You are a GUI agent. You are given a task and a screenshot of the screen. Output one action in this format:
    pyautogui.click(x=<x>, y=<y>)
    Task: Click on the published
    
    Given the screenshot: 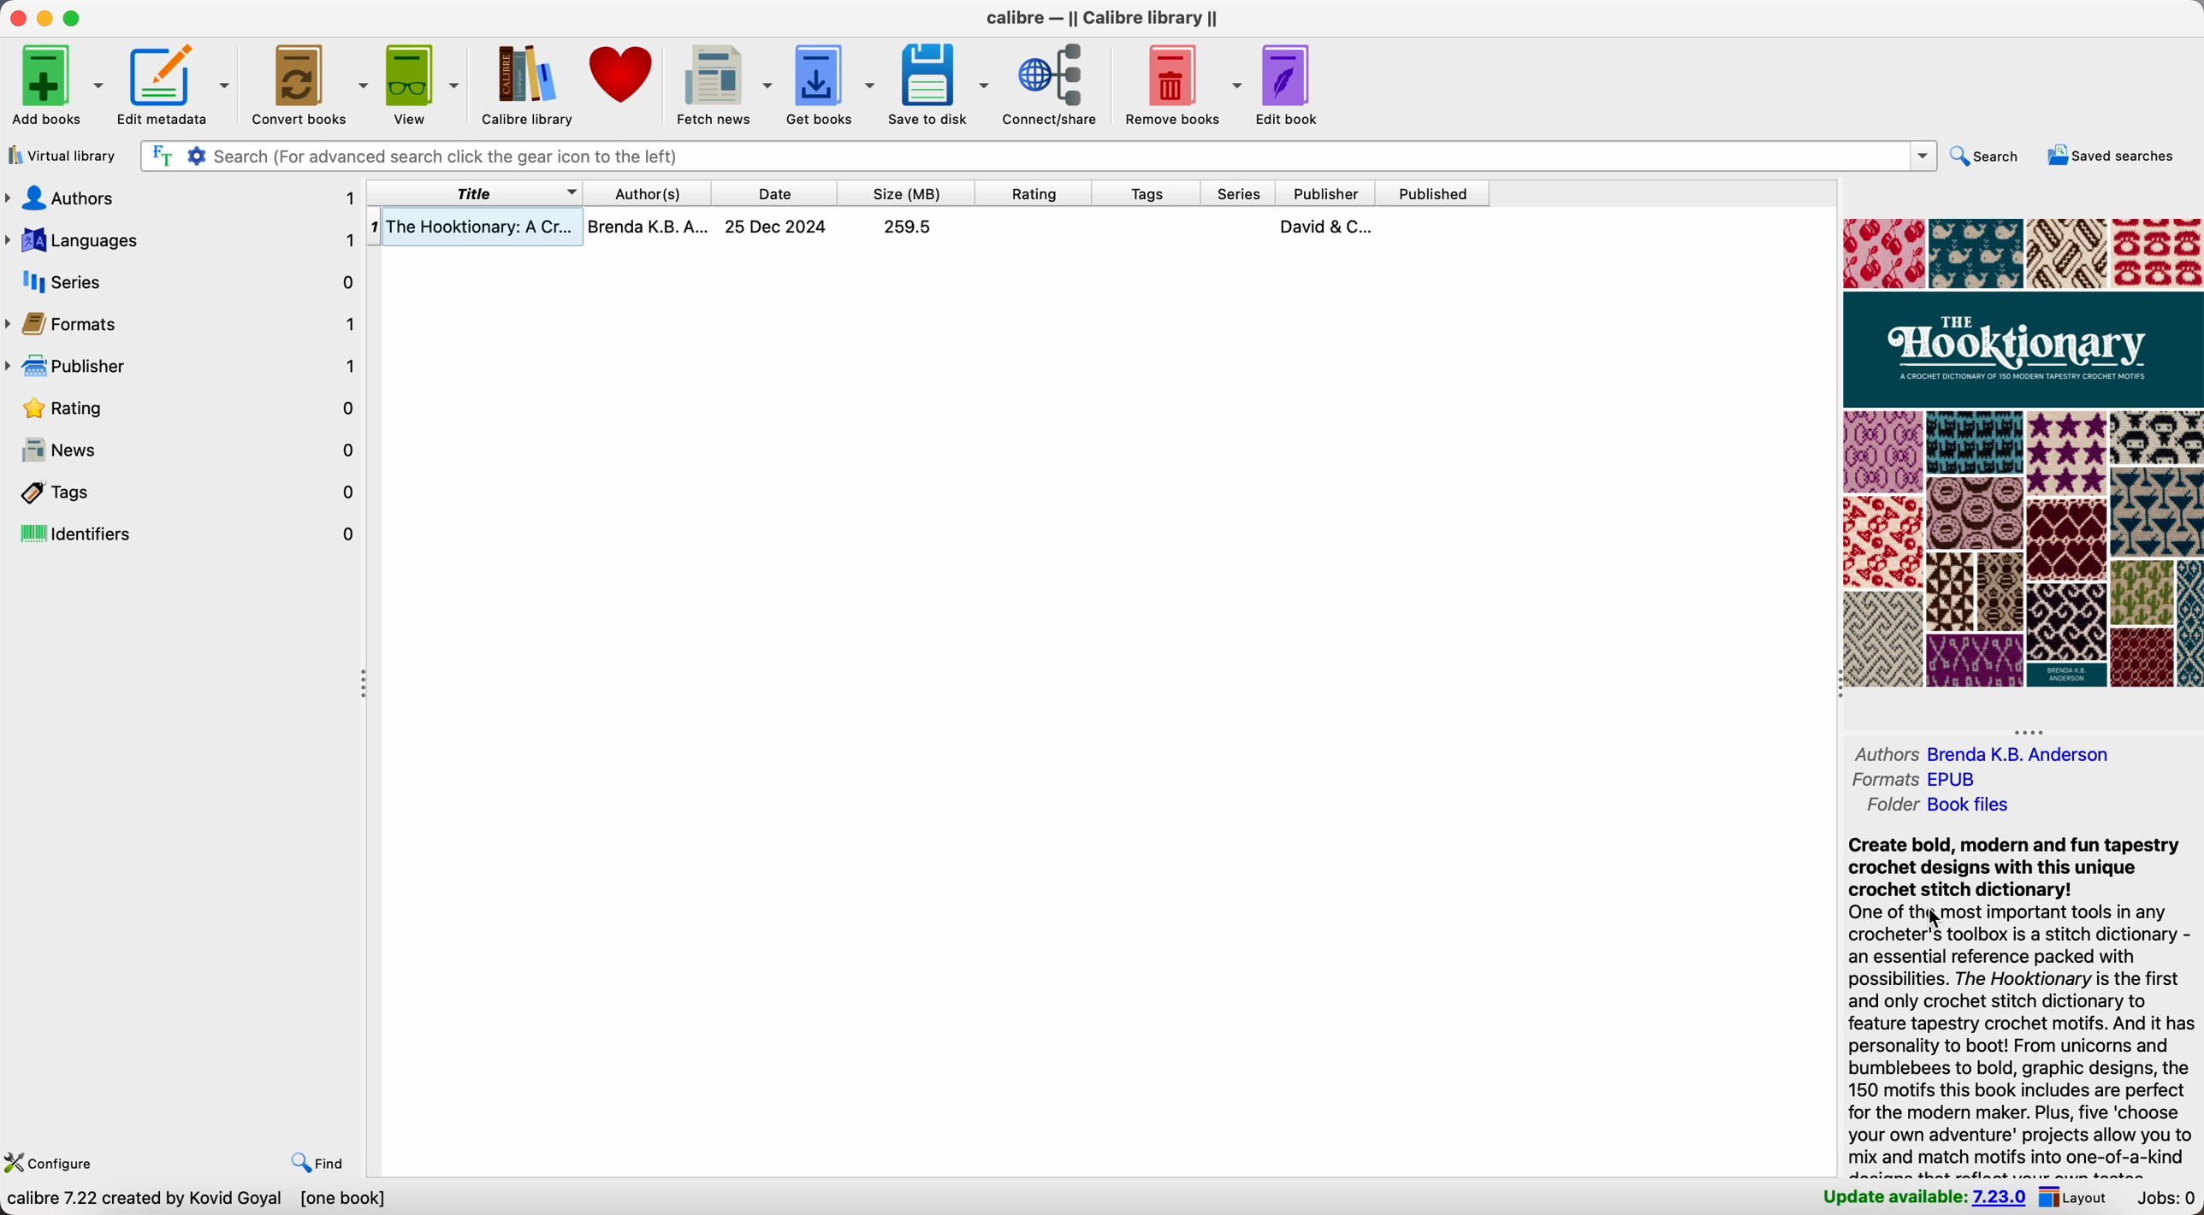 What is the action you would take?
    pyautogui.click(x=1433, y=192)
    